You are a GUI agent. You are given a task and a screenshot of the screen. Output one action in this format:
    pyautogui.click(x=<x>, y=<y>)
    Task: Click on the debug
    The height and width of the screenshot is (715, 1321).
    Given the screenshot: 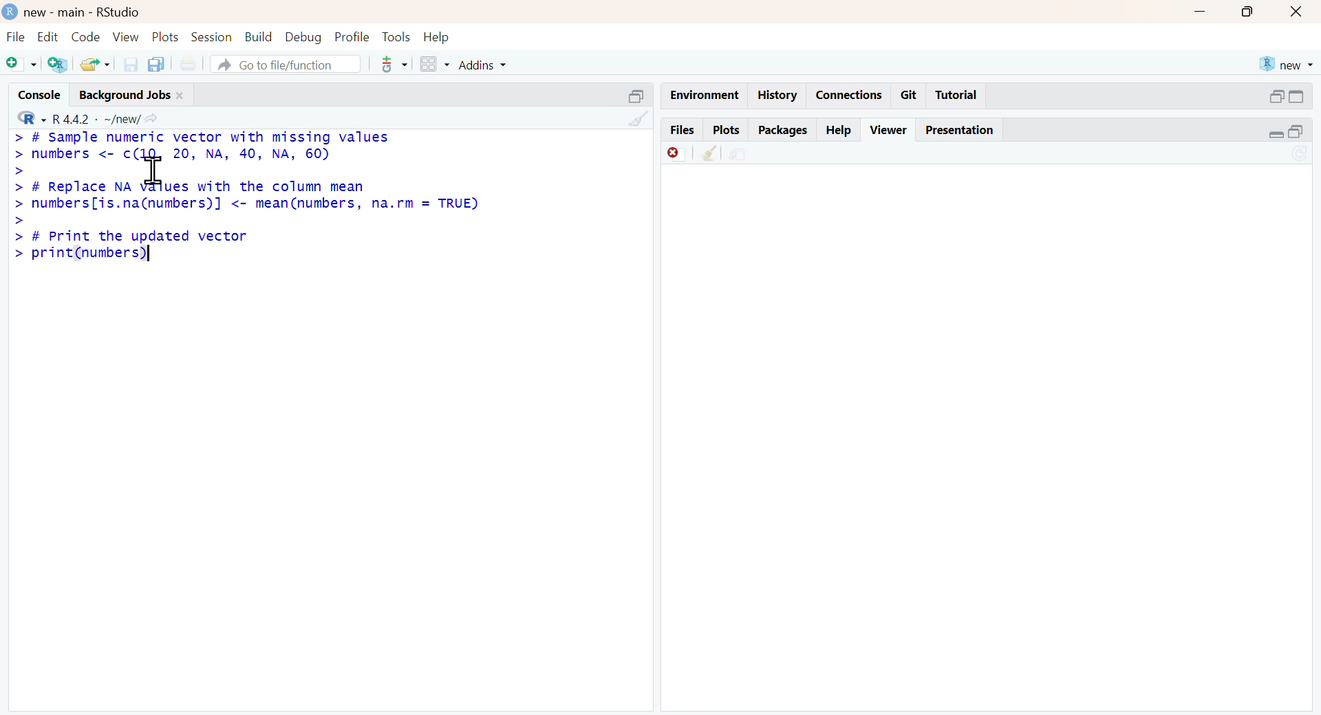 What is the action you would take?
    pyautogui.click(x=305, y=38)
    